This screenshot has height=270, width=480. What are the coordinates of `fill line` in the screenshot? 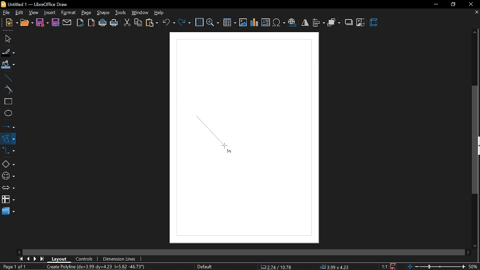 It's located at (7, 52).